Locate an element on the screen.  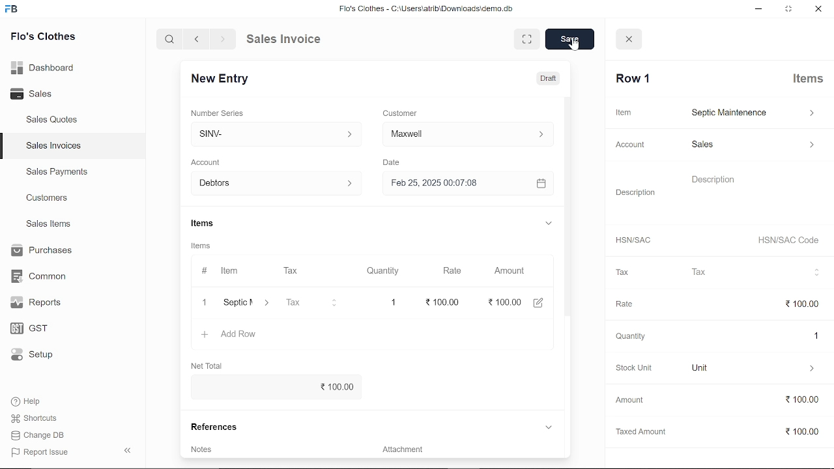
Tax is located at coordinates (622, 273).